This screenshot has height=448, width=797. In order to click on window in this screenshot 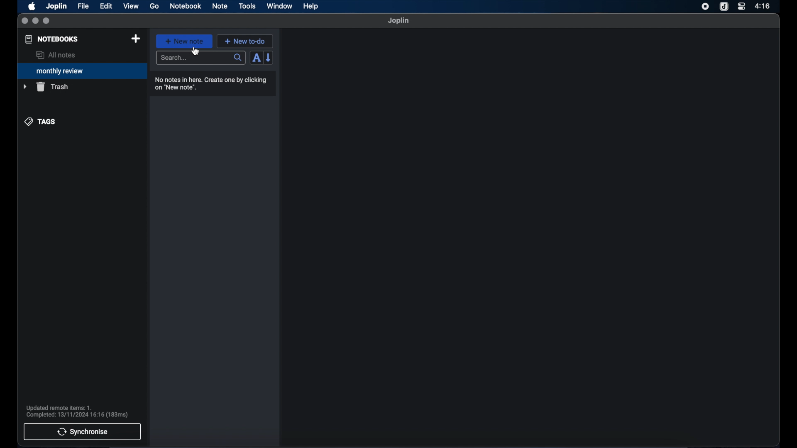, I will do `click(280, 6)`.